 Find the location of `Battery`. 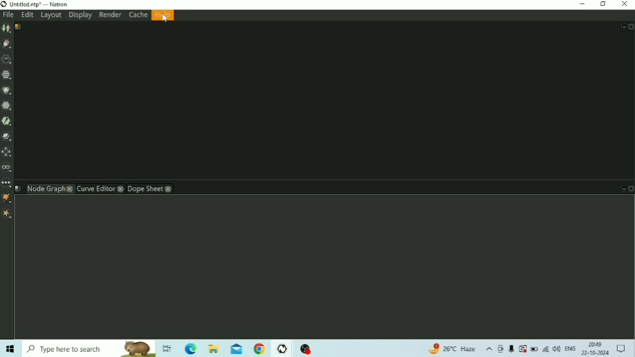

Battery is located at coordinates (534, 349).